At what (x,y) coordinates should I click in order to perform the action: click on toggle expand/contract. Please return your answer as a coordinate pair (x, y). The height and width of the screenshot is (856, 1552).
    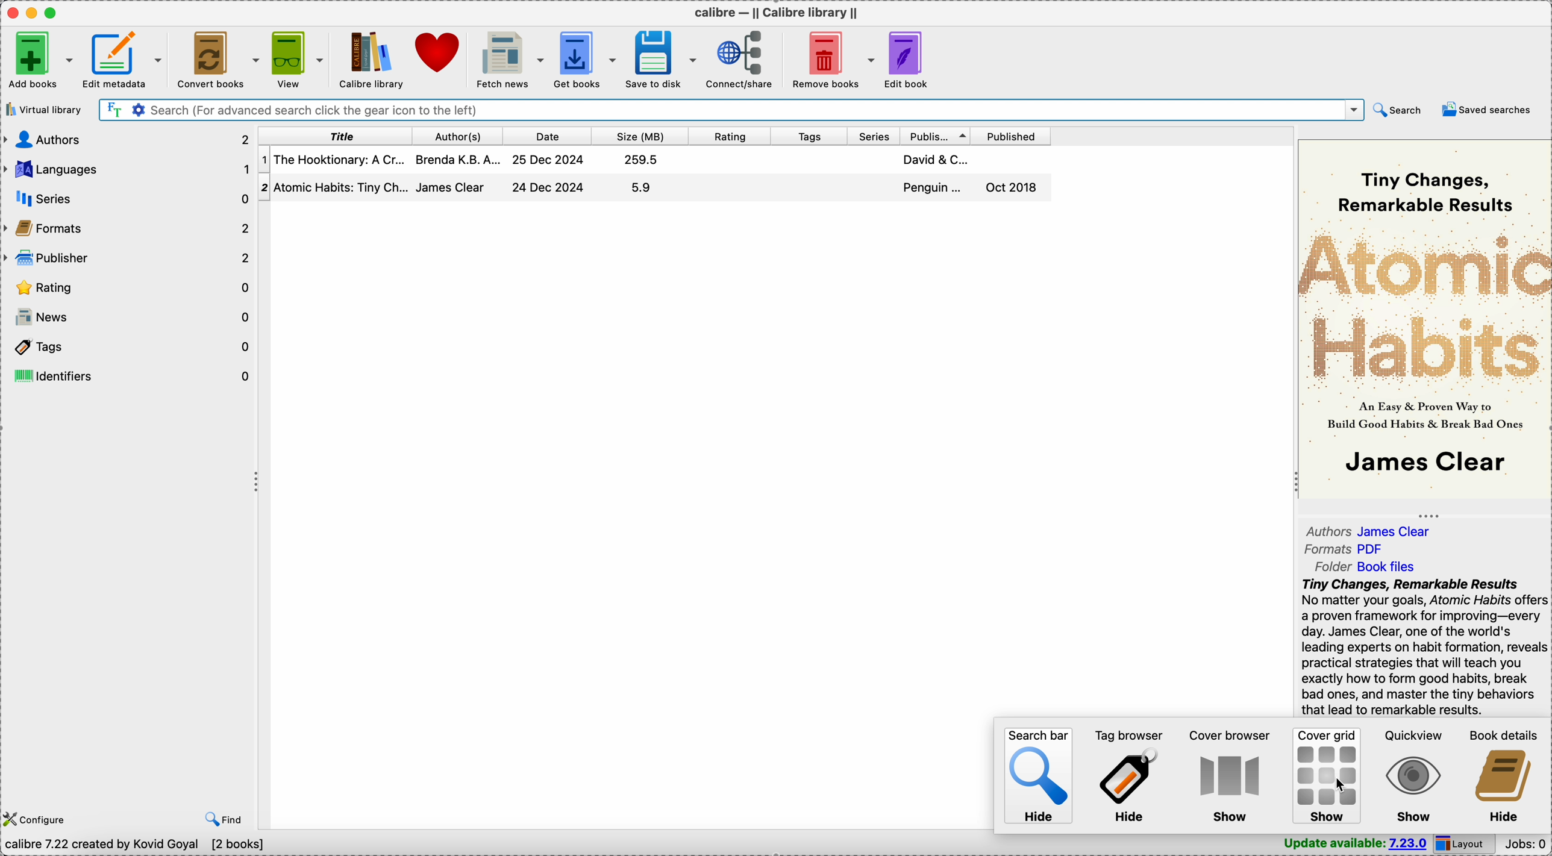
    Looking at the image, I should click on (1429, 516).